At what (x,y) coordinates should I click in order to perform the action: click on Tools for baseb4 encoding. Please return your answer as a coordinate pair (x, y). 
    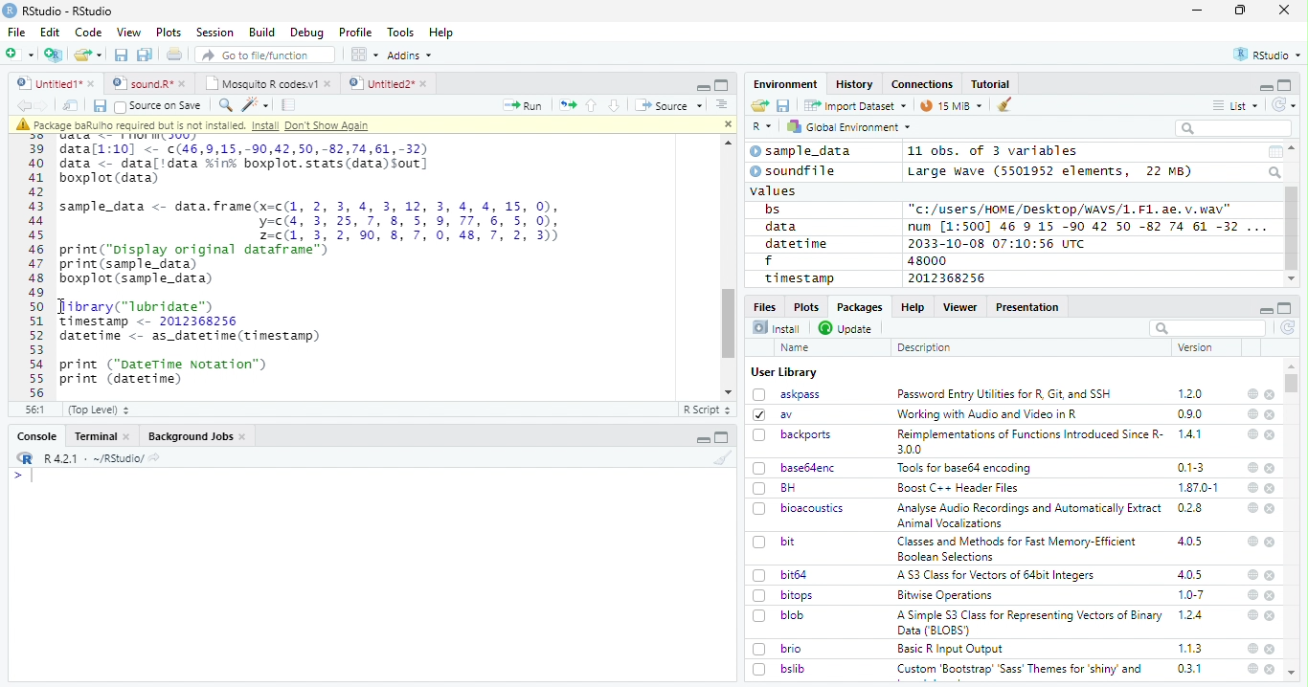
    Looking at the image, I should click on (966, 468).